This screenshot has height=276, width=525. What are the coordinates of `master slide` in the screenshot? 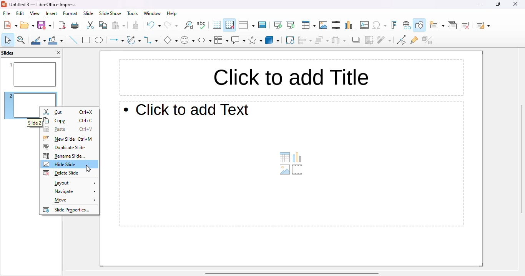 It's located at (262, 25).